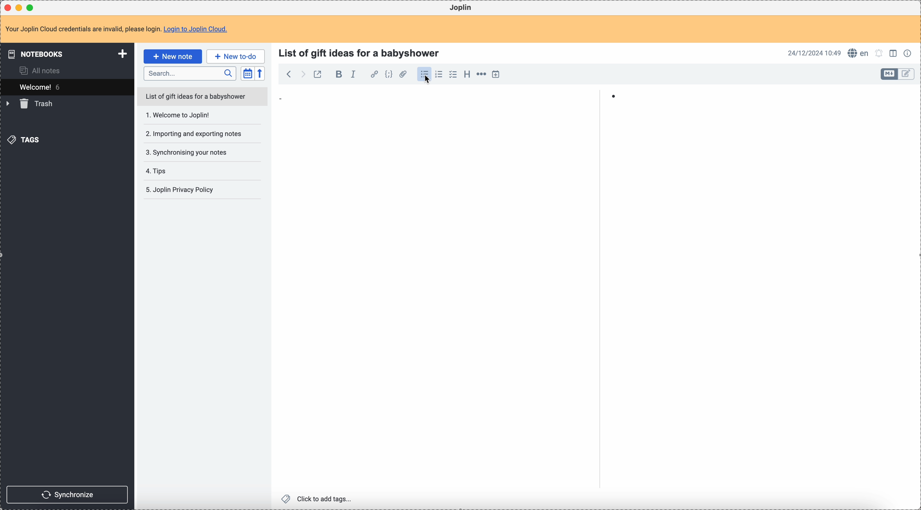 The image size is (921, 510). Describe the element at coordinates (498, 74) in the screenshot. I see `insert time` at that location.